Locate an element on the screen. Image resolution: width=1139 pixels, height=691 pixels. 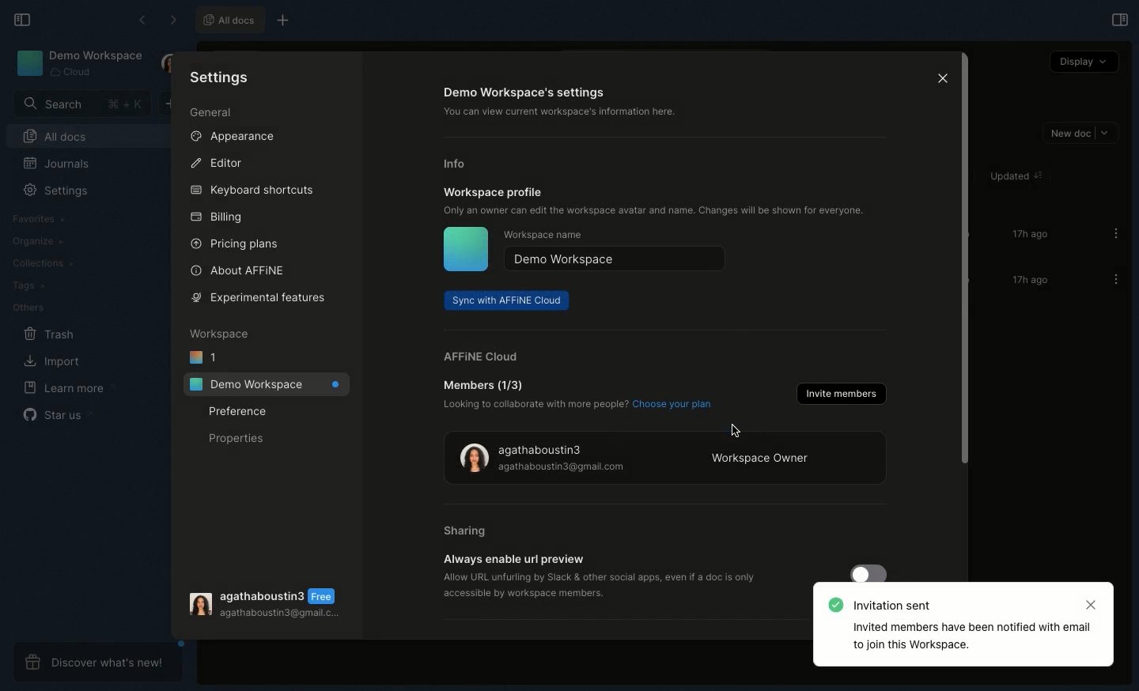
cursor is located at coordinates (738, 430).